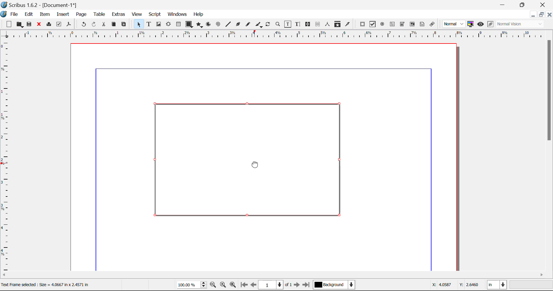  Describe the element at coordinates (39, 24) in the screenshot. I see `Discard` at that location.